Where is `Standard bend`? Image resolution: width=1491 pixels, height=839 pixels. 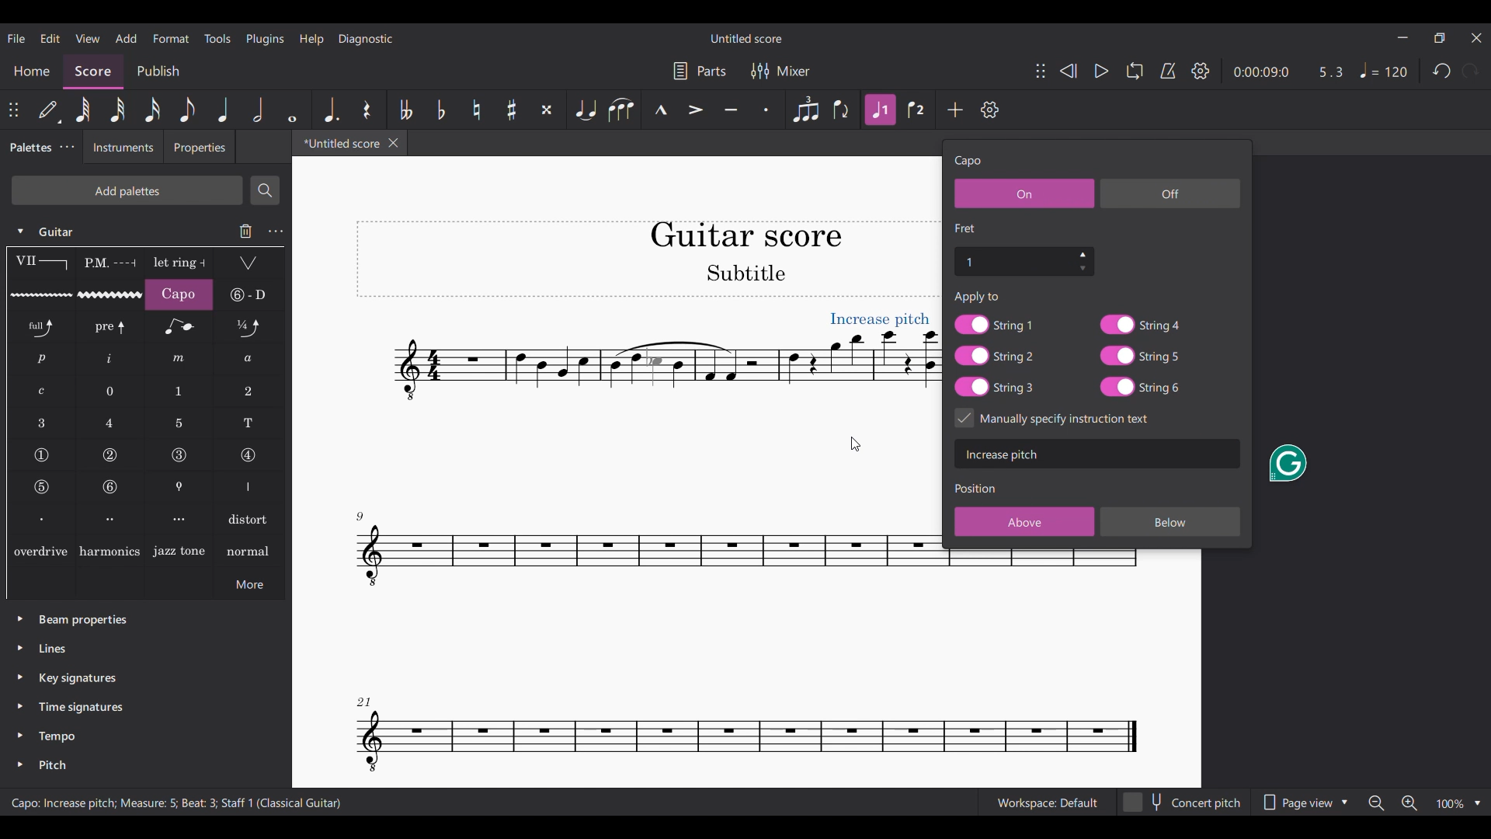
Standard bend is located at coordinates (42, 327).